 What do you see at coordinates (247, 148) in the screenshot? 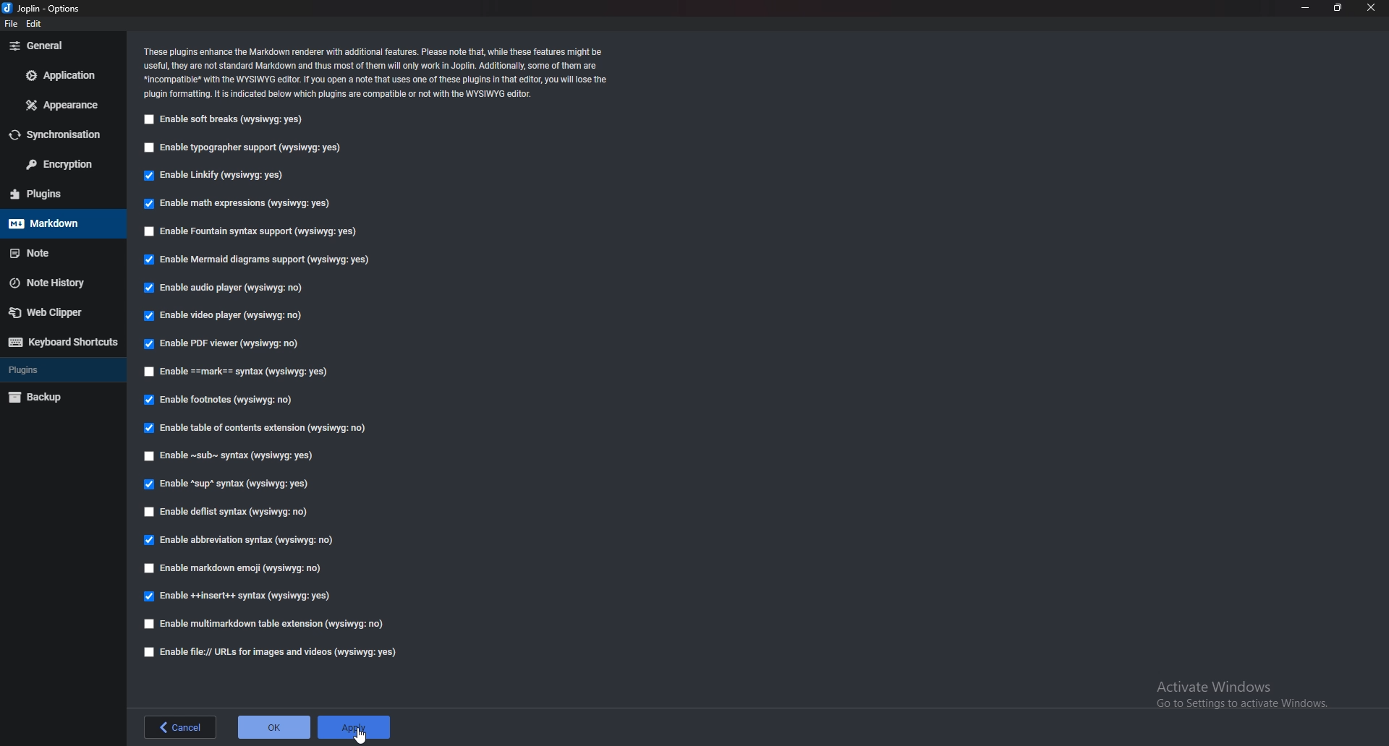
I see `Enable typographer support` at bounding box center [247, 148].